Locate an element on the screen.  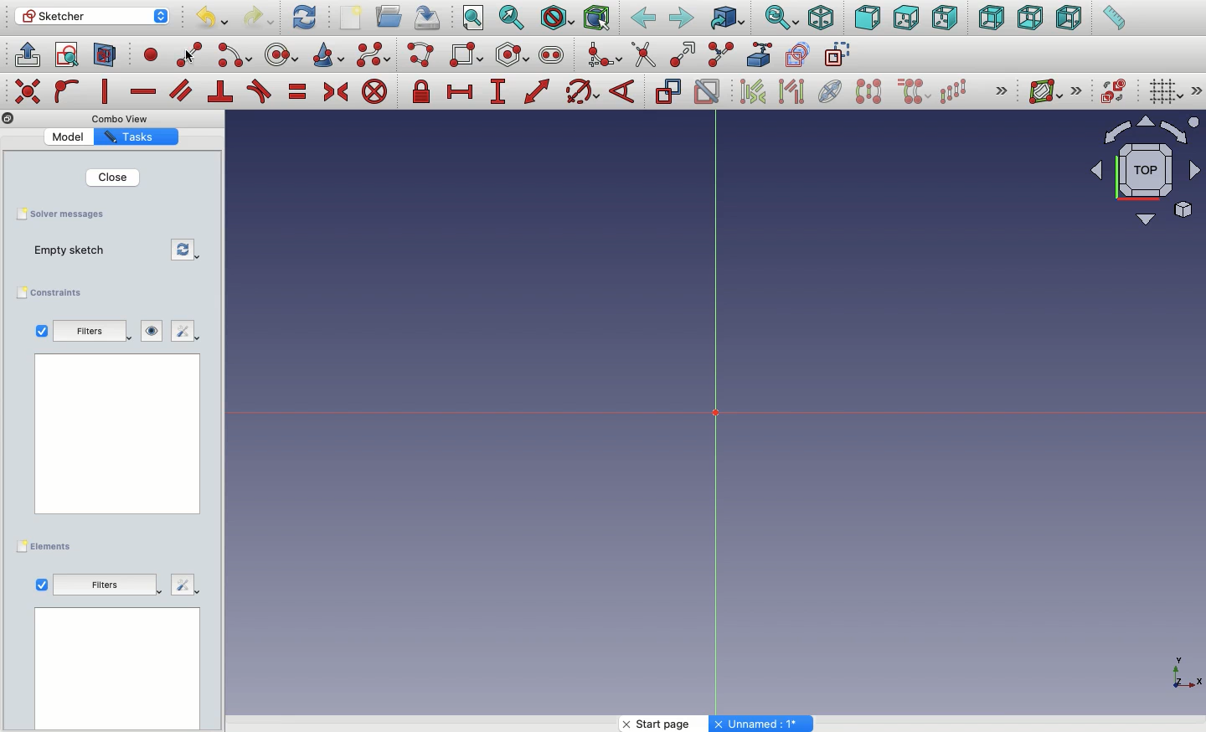
circle is located at coordinates (282, 54).